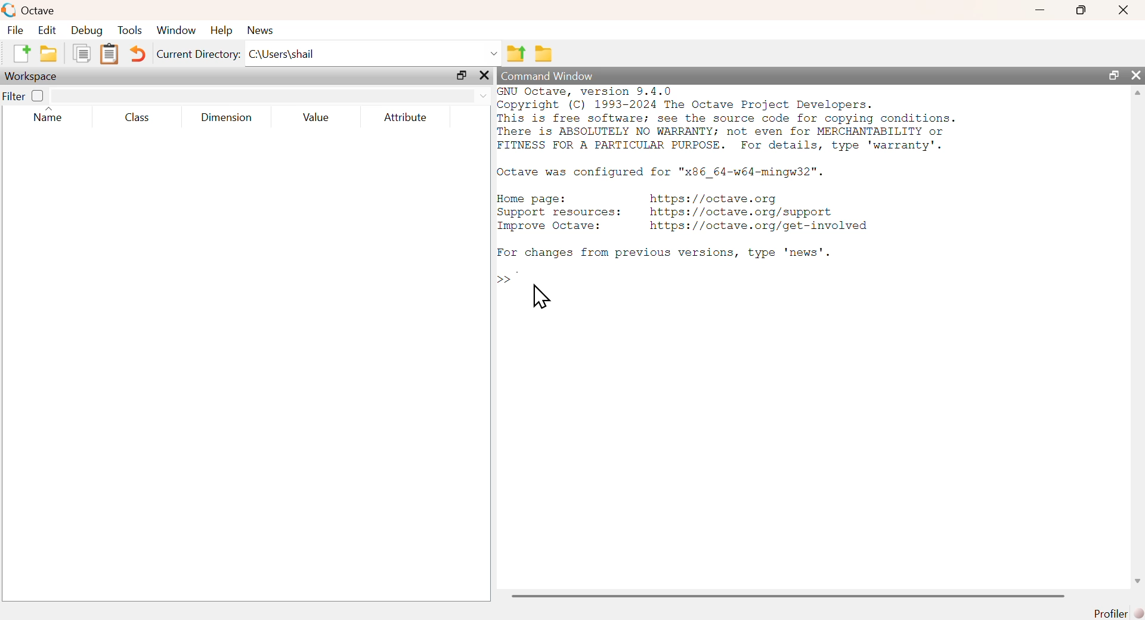  I want to click on value, so click(316, 118).